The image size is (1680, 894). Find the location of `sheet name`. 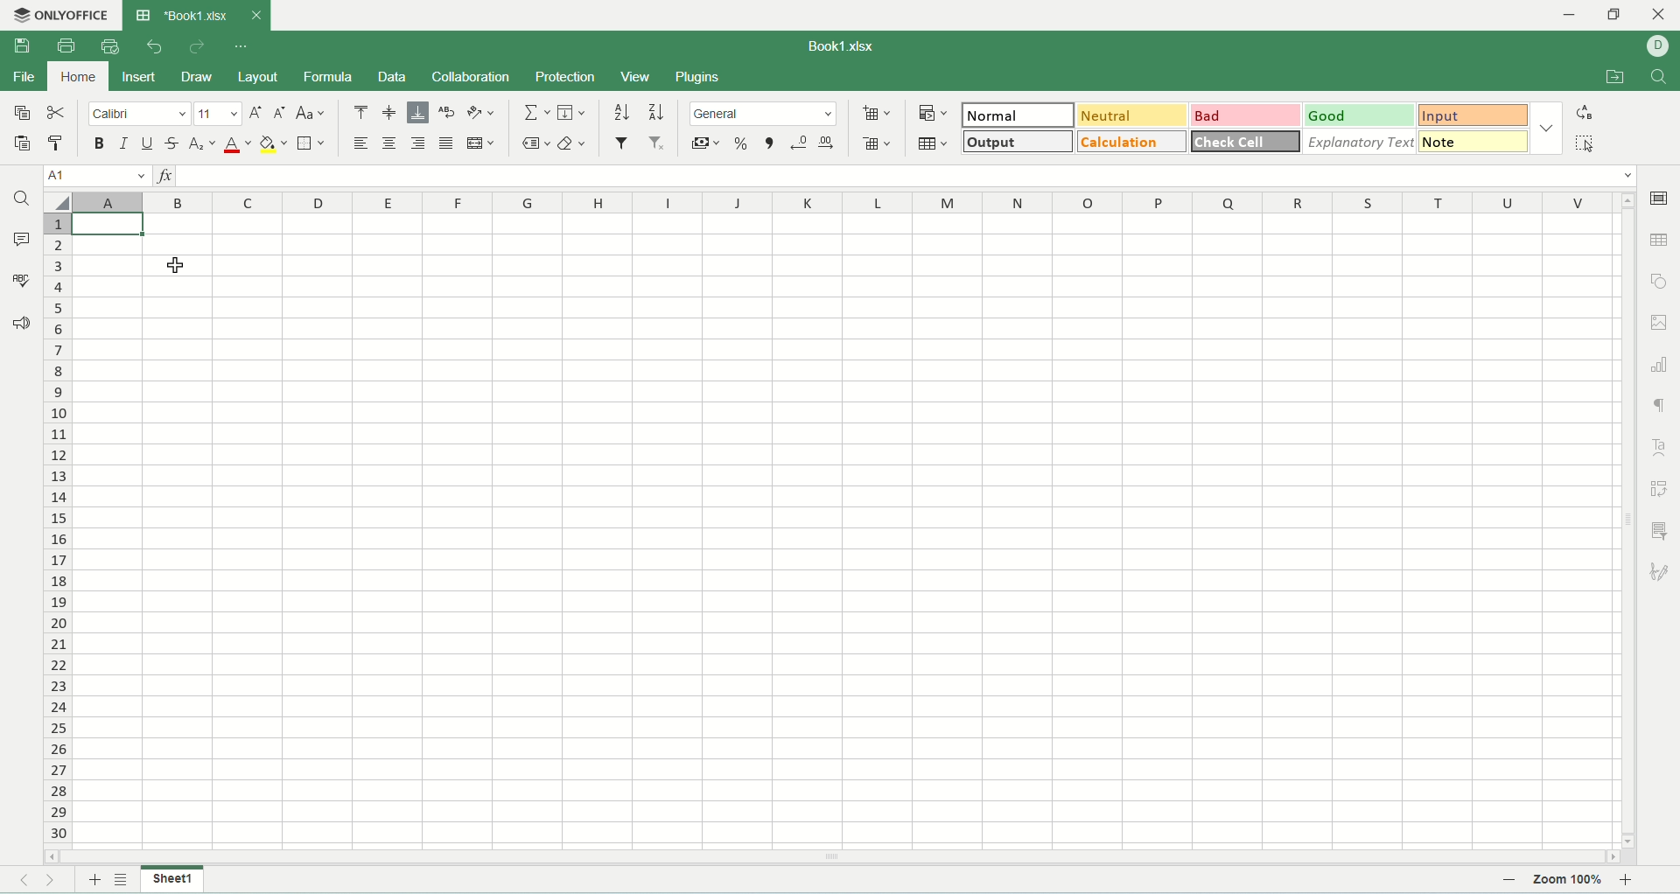

sheet name is located at coordinates (172, 879).